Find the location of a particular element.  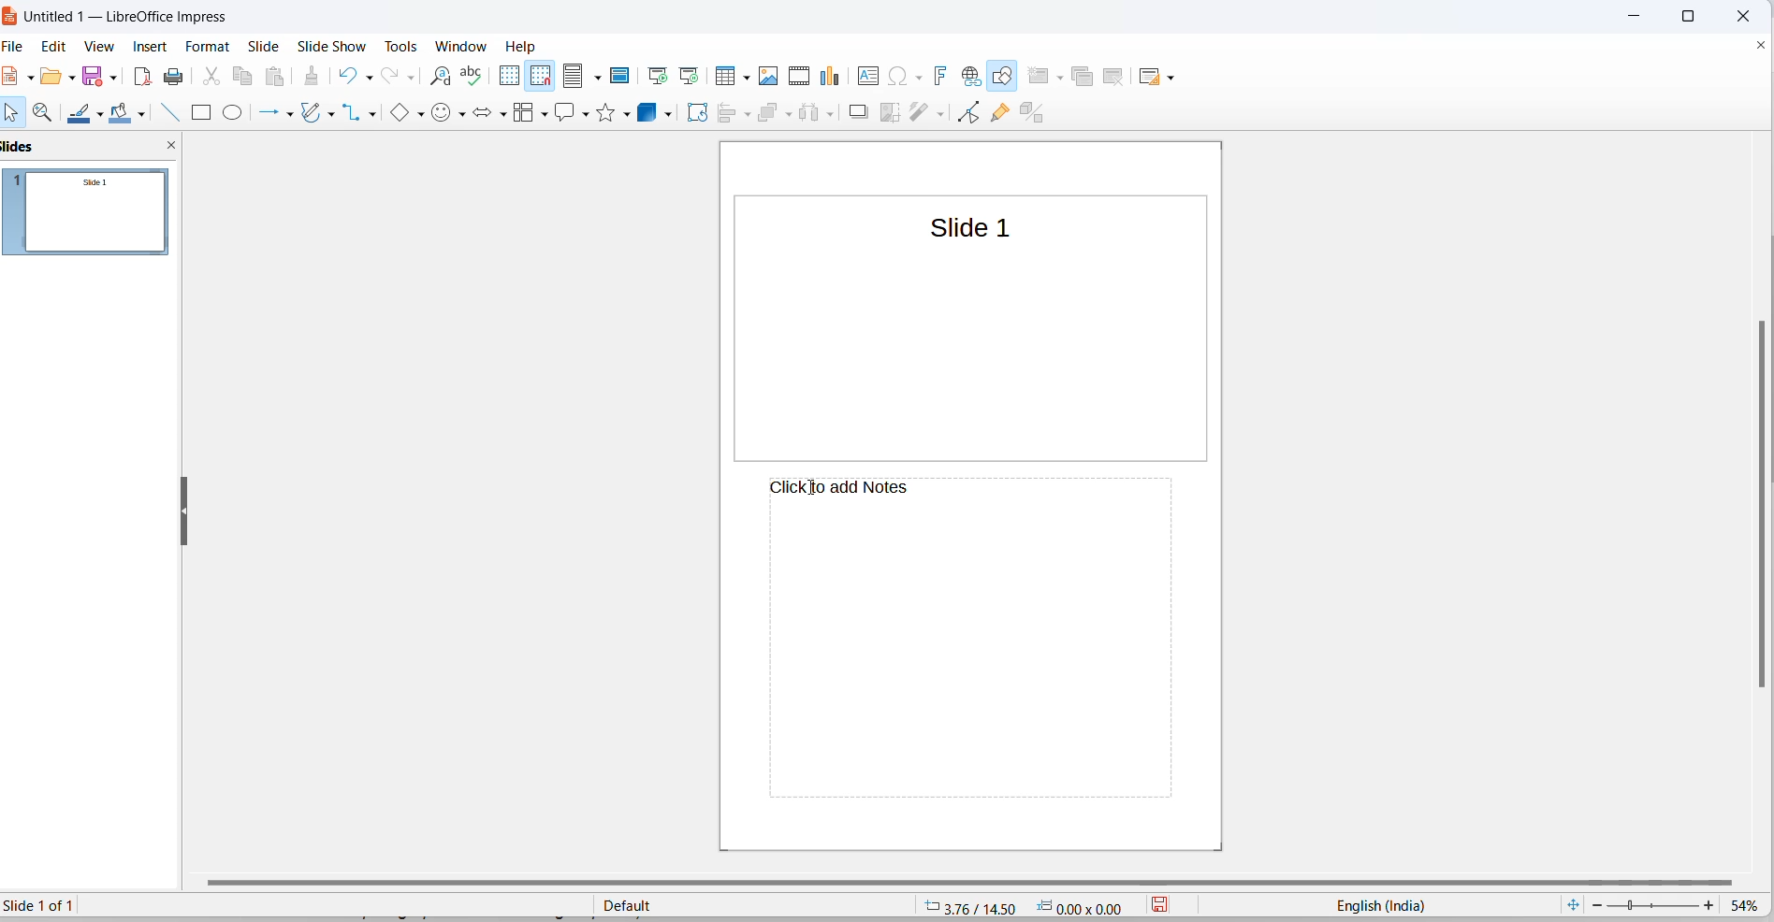

new file options is located at coordinates (29, 81).